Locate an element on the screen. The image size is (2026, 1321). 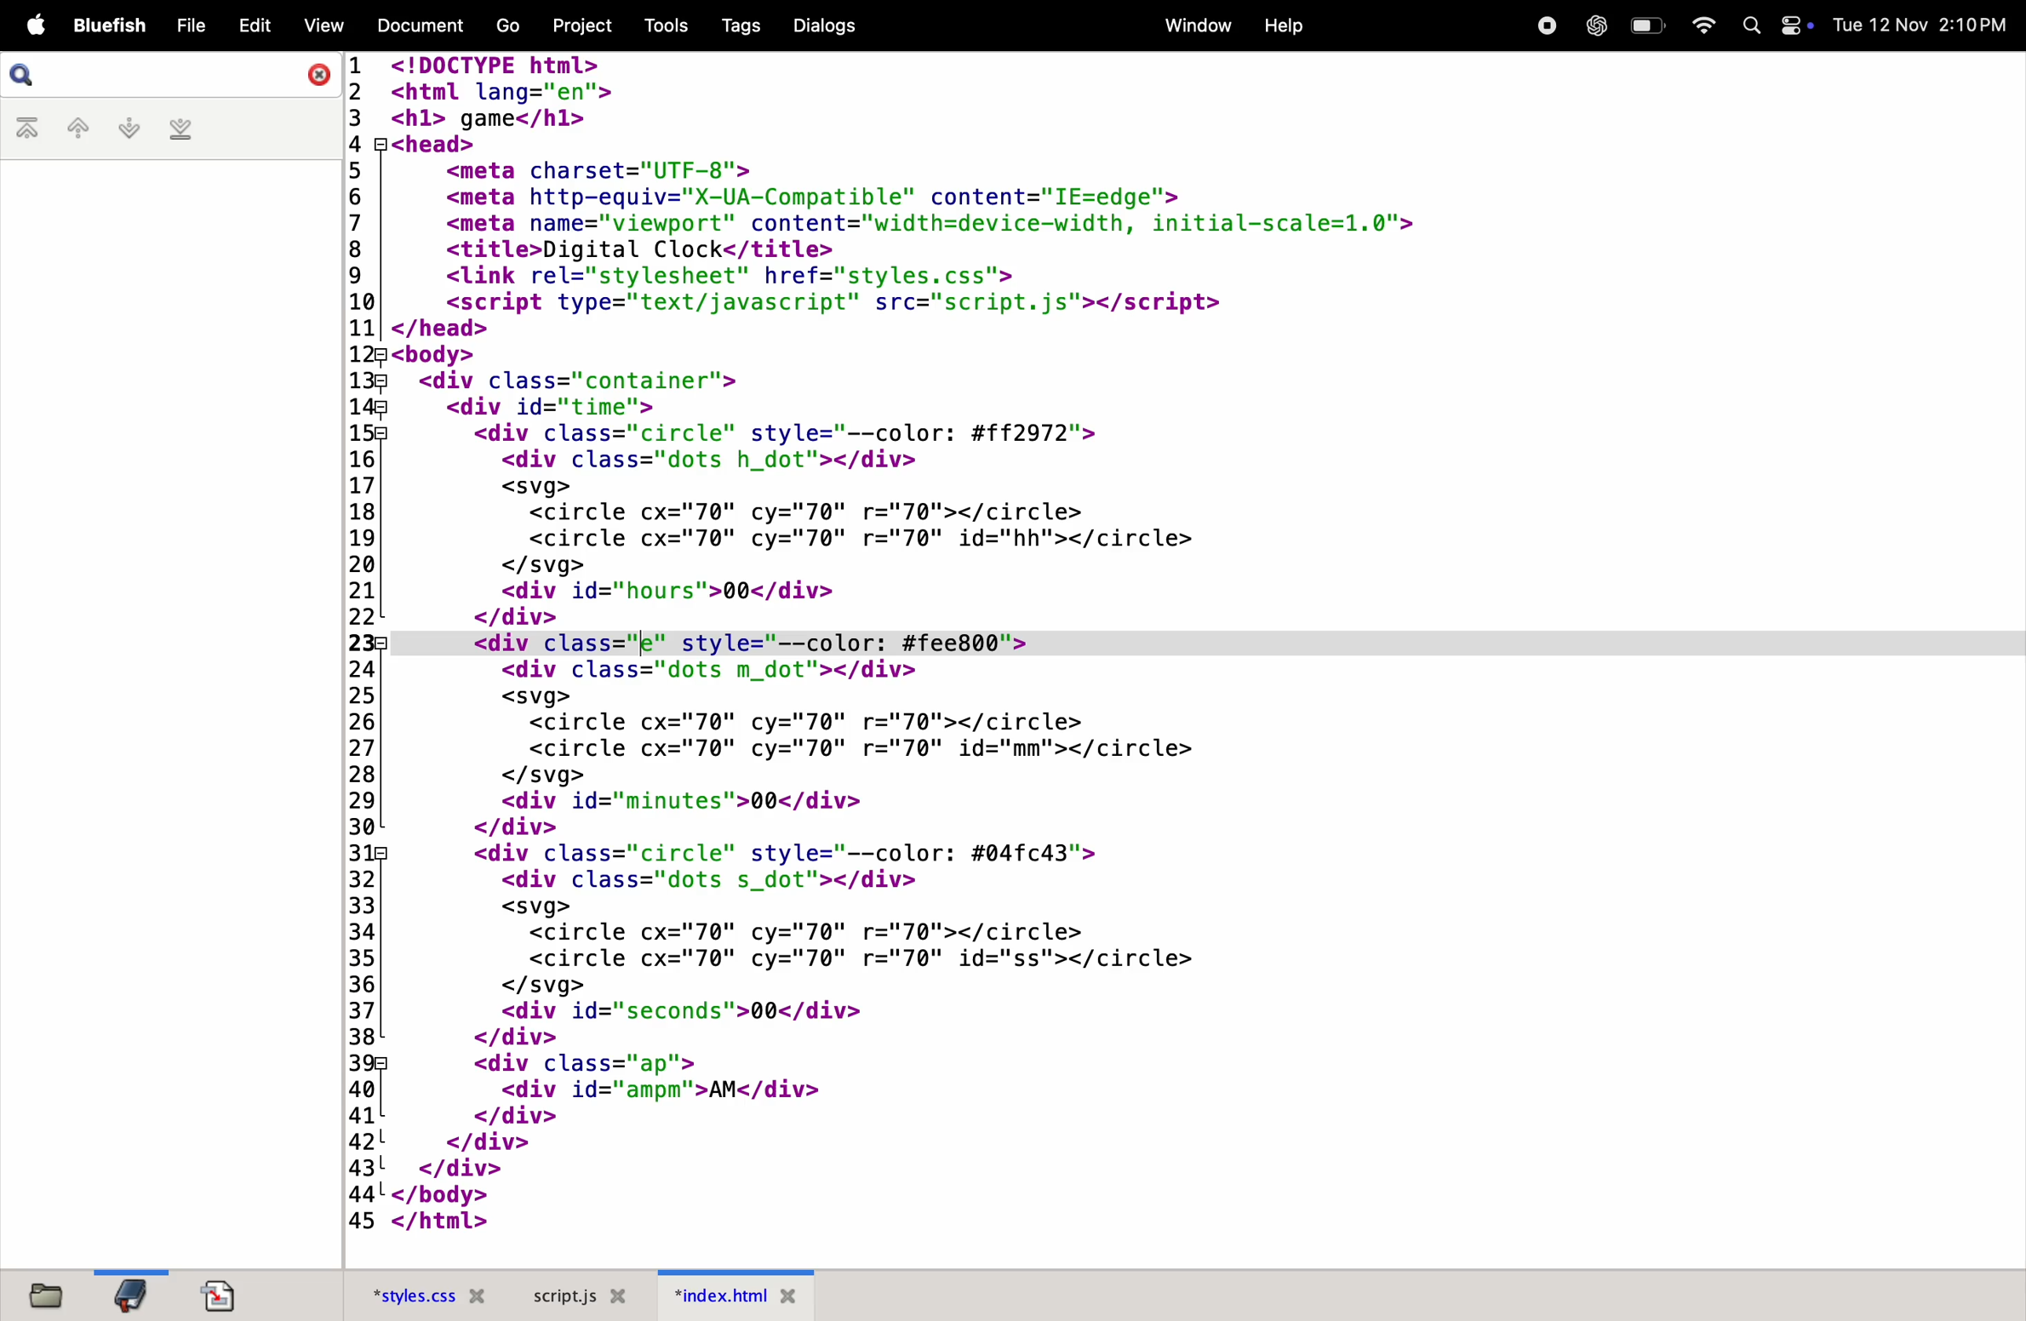
scropt.js is located at coordinates (576, 1295).